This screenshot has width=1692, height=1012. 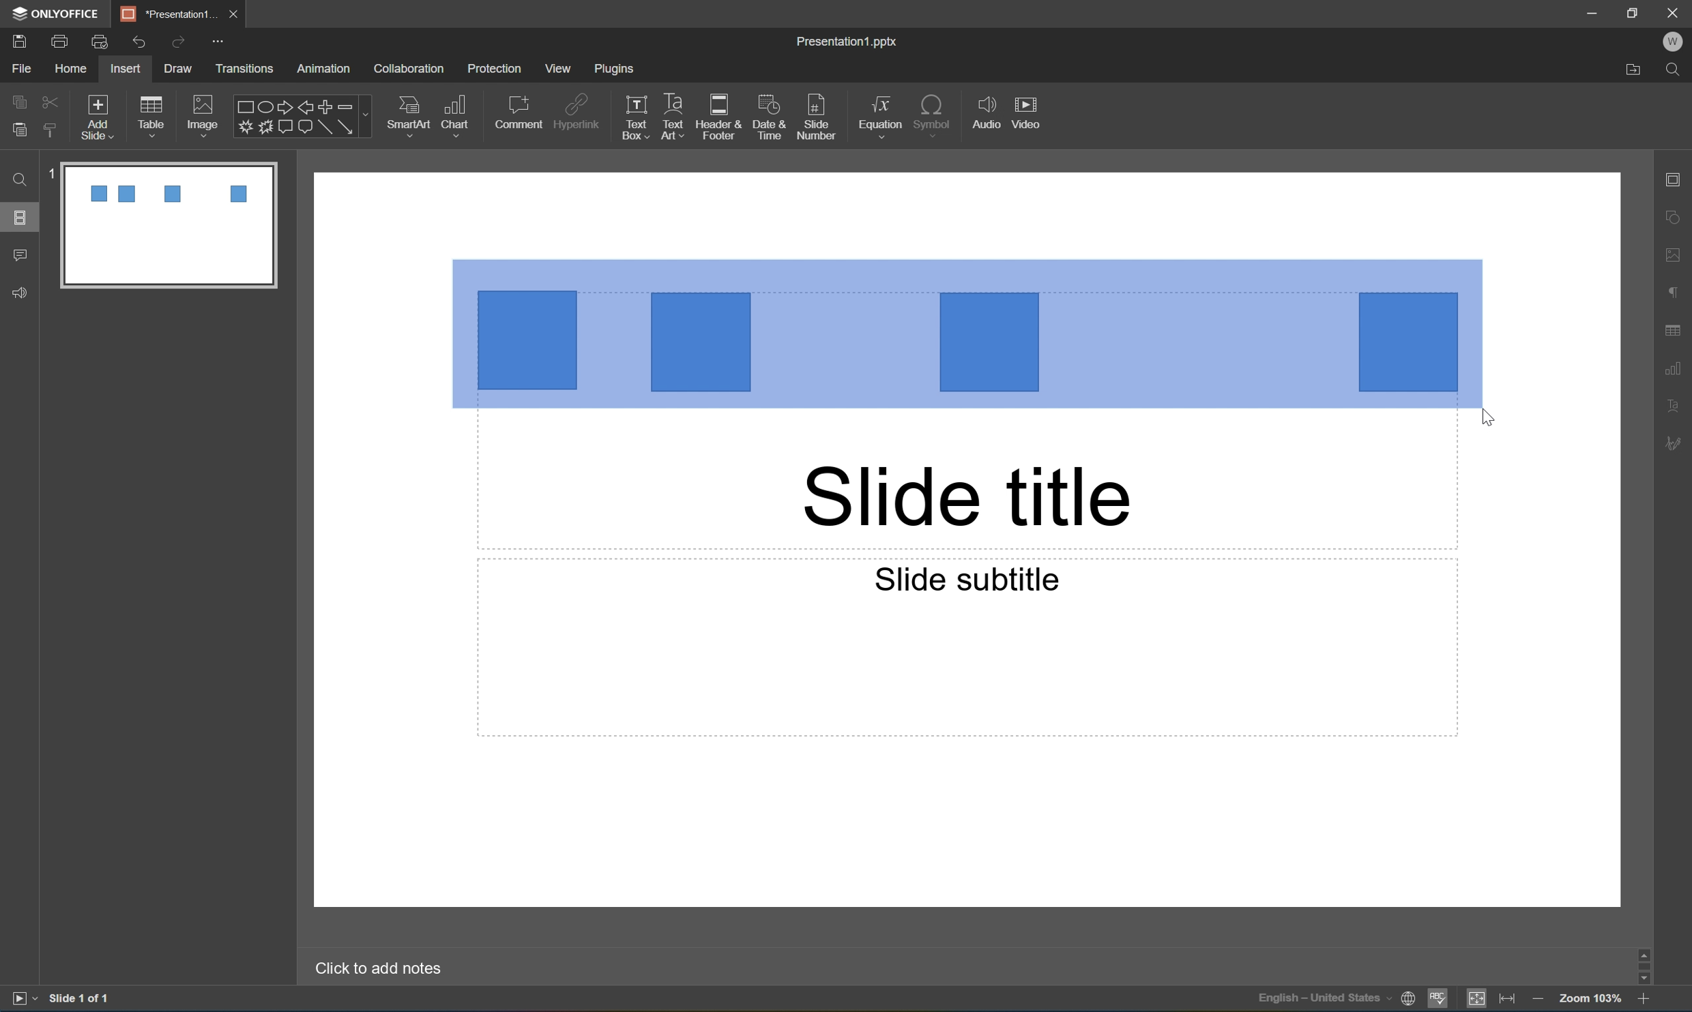 What do you see at coordinates (772, 119) in the screenshot?
I see `date & time` at bounding box center [772, 119].